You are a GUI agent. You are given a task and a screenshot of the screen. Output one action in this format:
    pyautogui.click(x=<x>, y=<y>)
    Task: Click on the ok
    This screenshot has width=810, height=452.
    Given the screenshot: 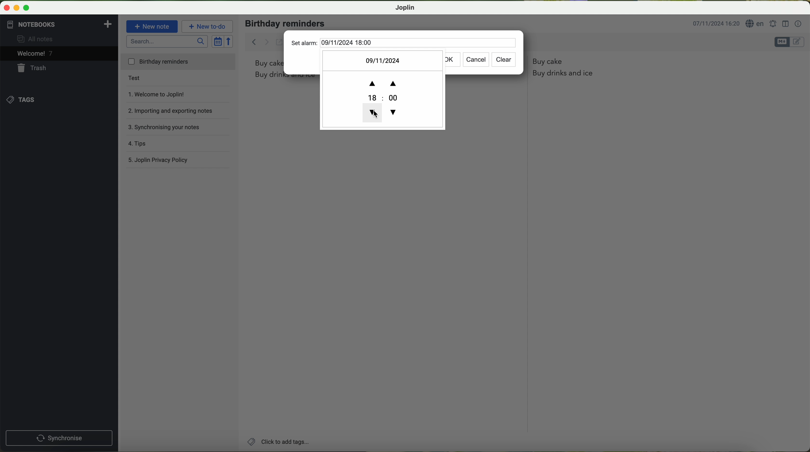 What is the action you would take?
    pyautogui.click(x=448, y=61)
    